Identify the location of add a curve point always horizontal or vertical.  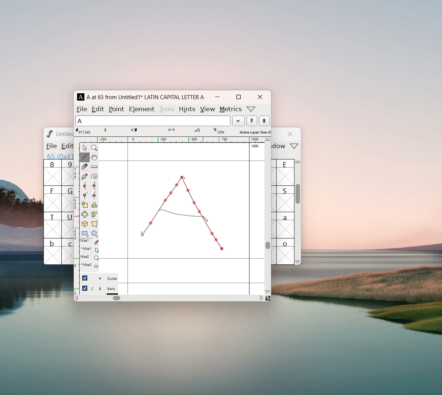
(94, 186).